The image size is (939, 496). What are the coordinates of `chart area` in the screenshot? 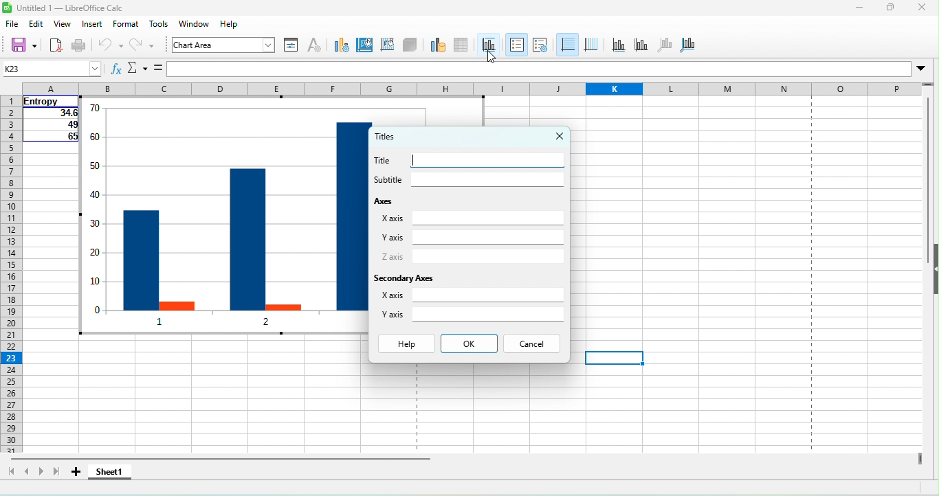 It's located at (366, 47).